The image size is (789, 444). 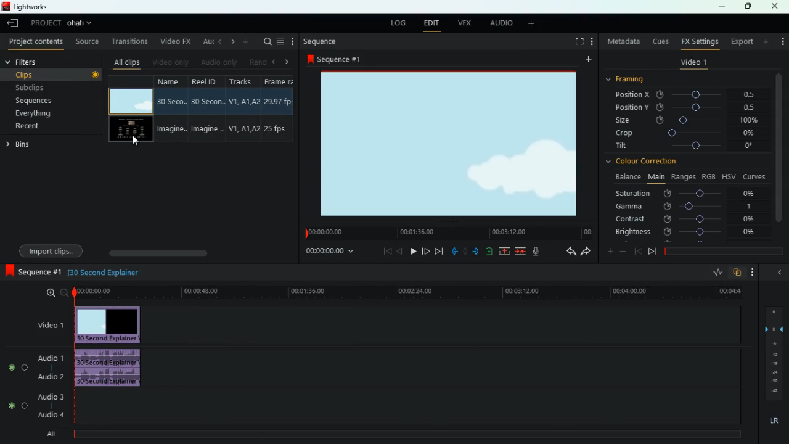 What do you see at coordinates (489, 252) in the screenshot?
I see `charge` at bounding box center [489, 252].